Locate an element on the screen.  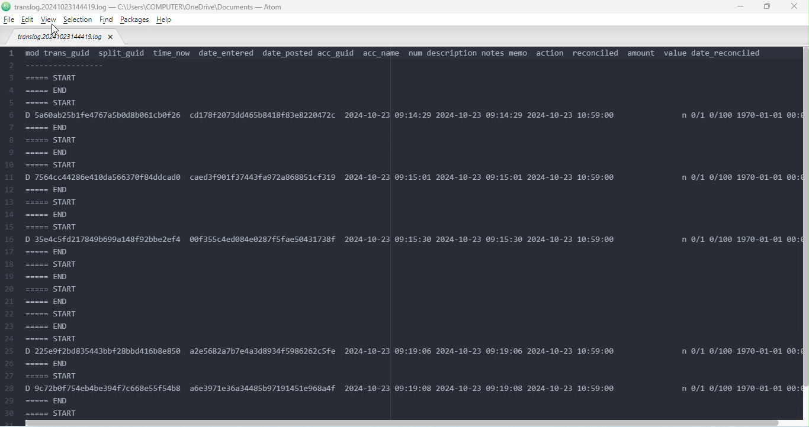
Edit is located at coordinates (27, 20).